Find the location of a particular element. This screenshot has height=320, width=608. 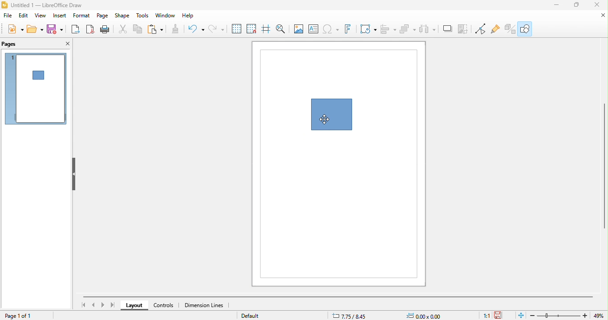

vertical scroll bar is located at coordinates (604, 165).